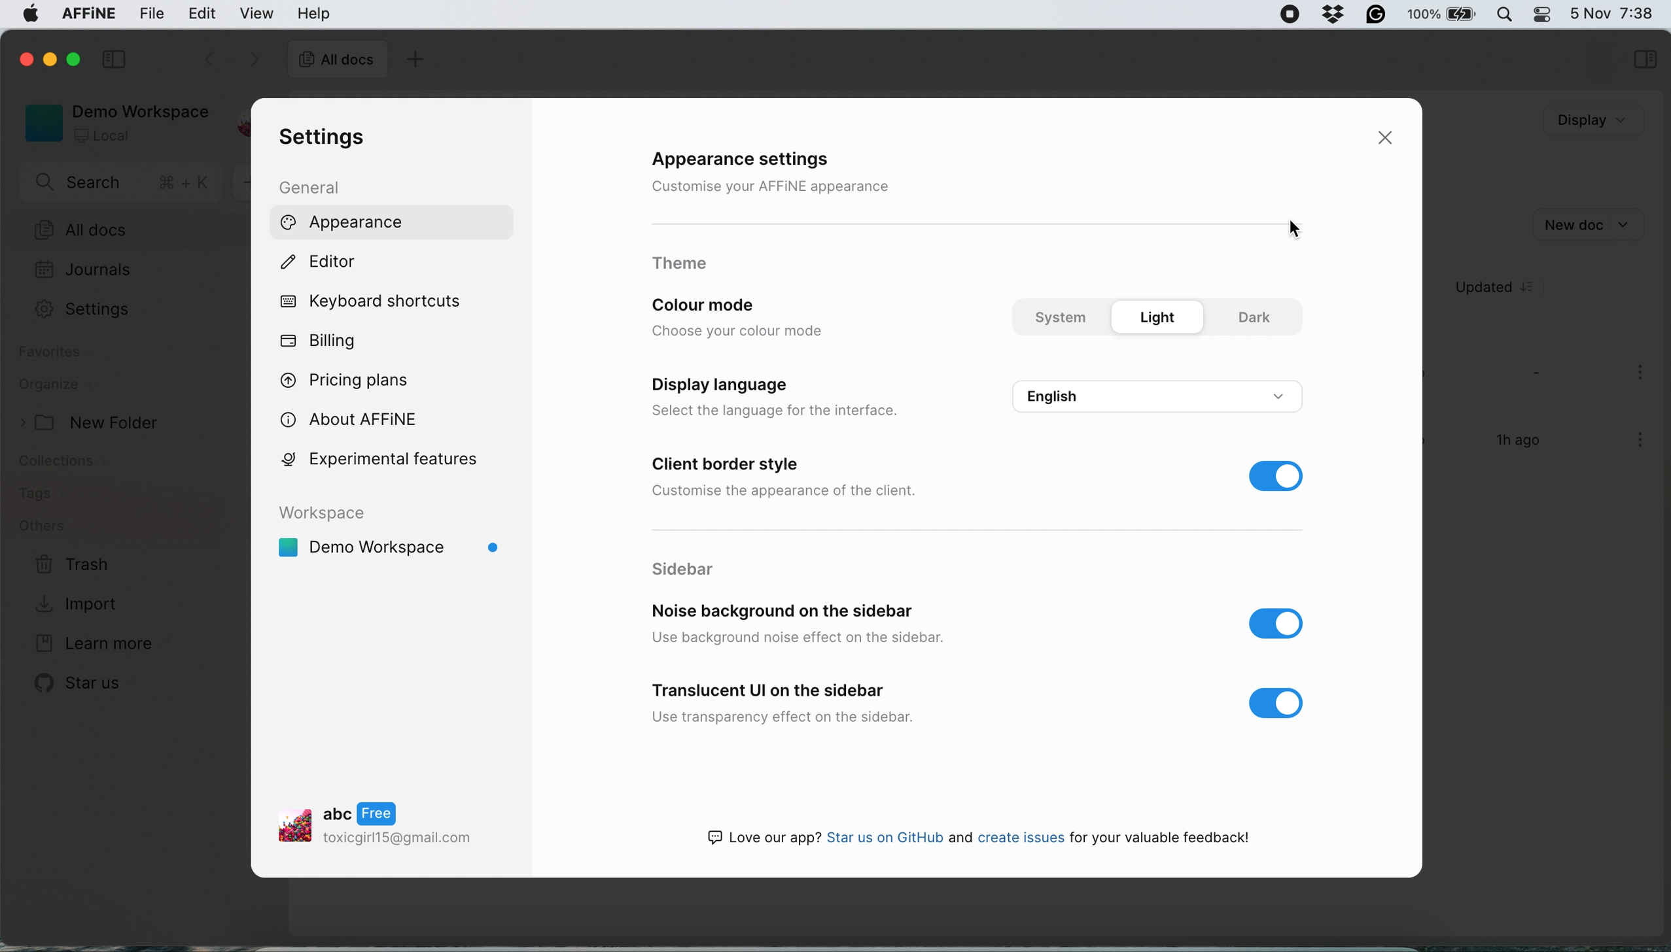 This screenshot has height=952, width=1671. Describe the element at coordinates (714, 306) in the screenshot. I see `colour mode` at that location.